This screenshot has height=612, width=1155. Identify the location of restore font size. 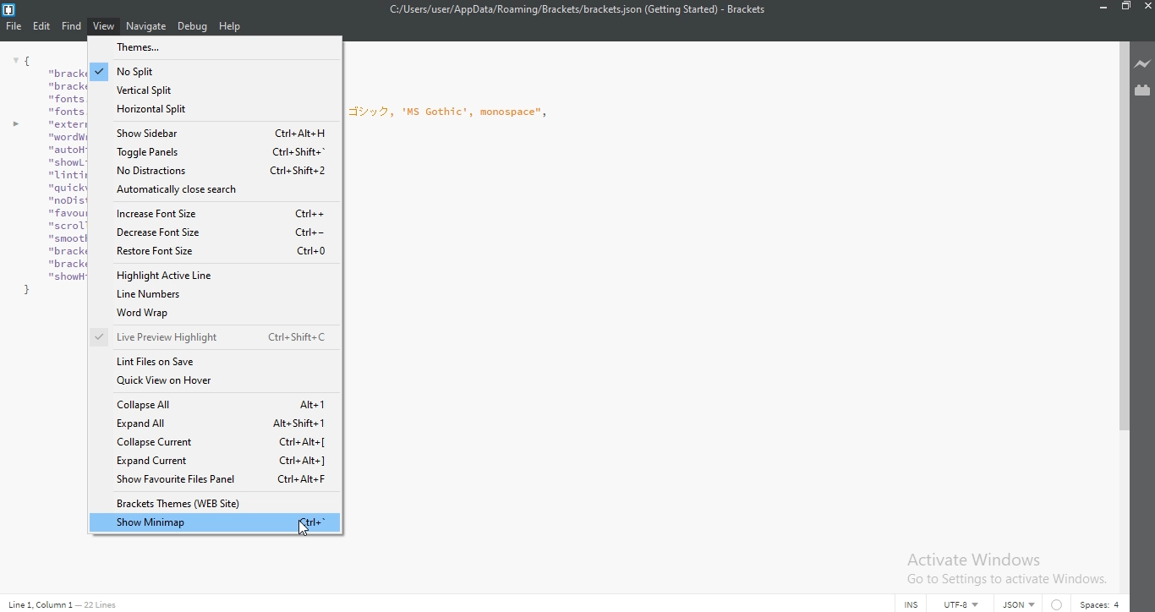
(219, 251).